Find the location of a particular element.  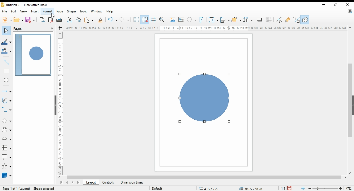

layout is located at coordinates (91, 182).